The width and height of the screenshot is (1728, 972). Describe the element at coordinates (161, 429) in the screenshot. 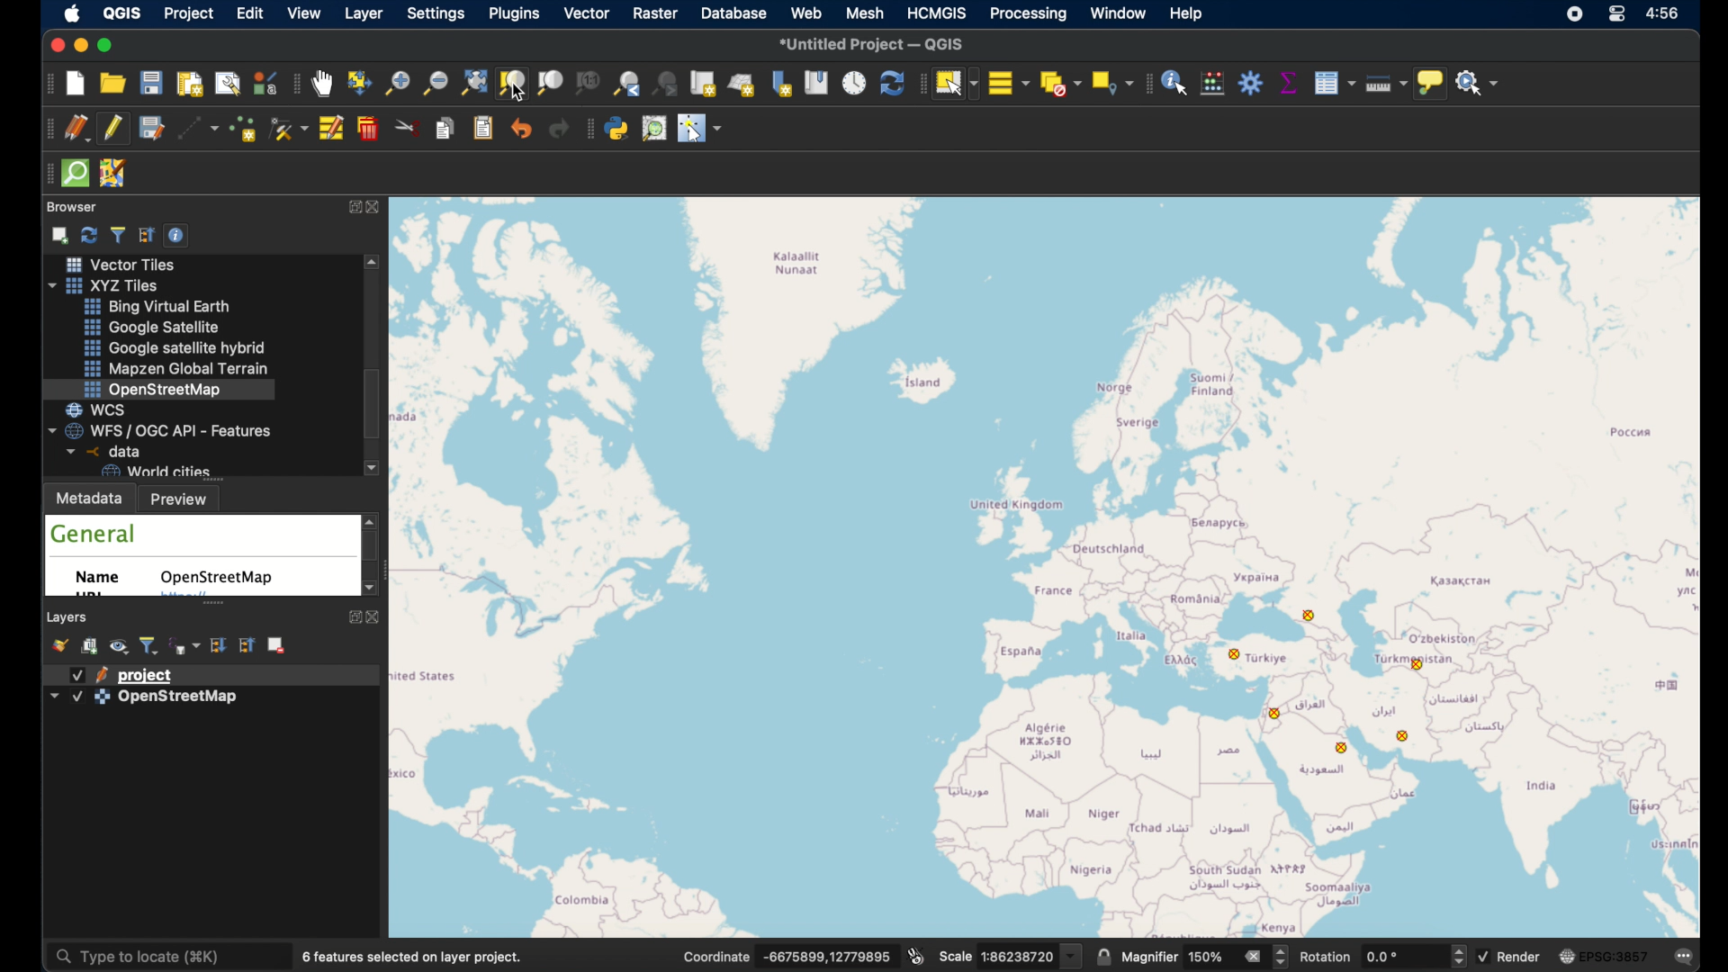

I see `wfs/ogcapi - features` at that location.